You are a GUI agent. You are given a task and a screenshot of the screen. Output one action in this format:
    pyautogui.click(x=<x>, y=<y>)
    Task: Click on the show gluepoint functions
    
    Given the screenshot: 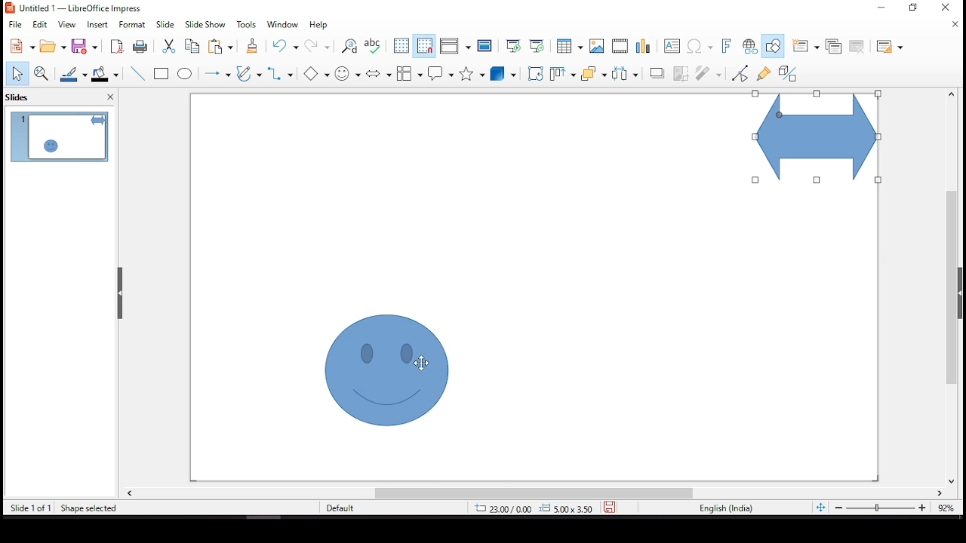 What is the action you would take?
    pyautogui.click(x=763, y=72)
    